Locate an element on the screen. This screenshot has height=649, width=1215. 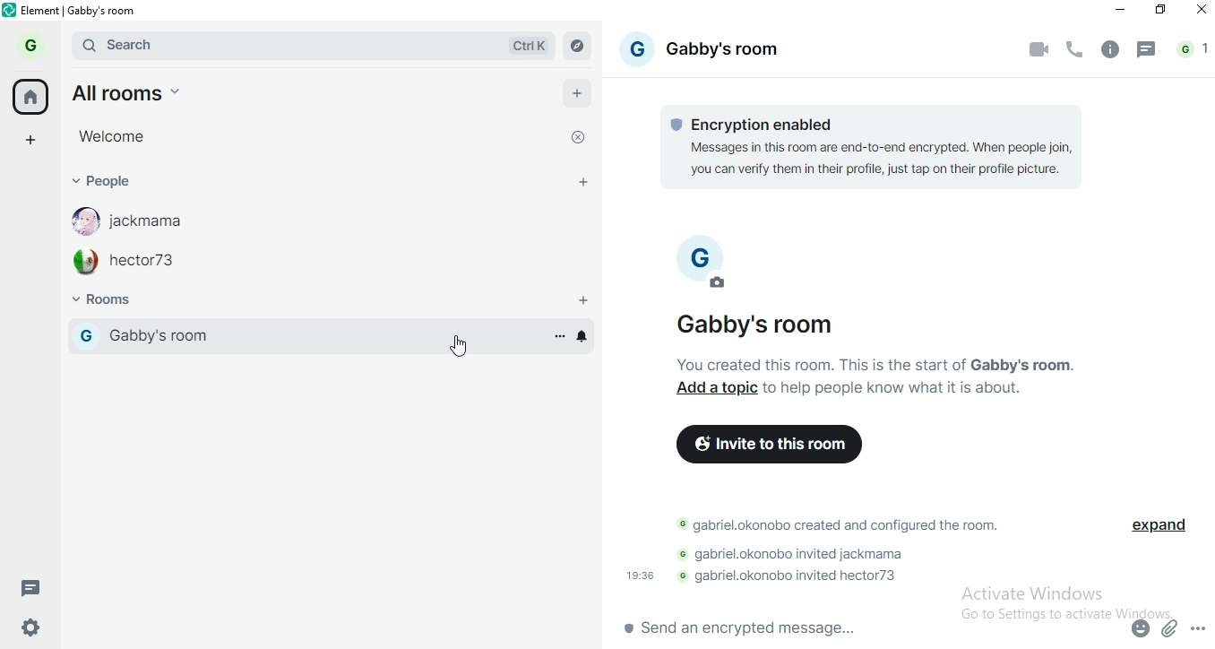
gabby's room is located at coordinates (709, 52).